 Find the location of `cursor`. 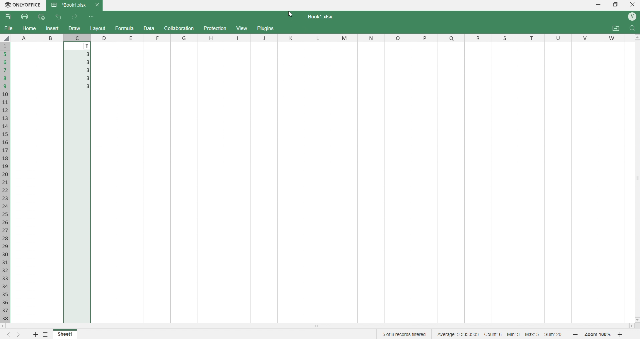

cursor is located at coordinates (289, 15).